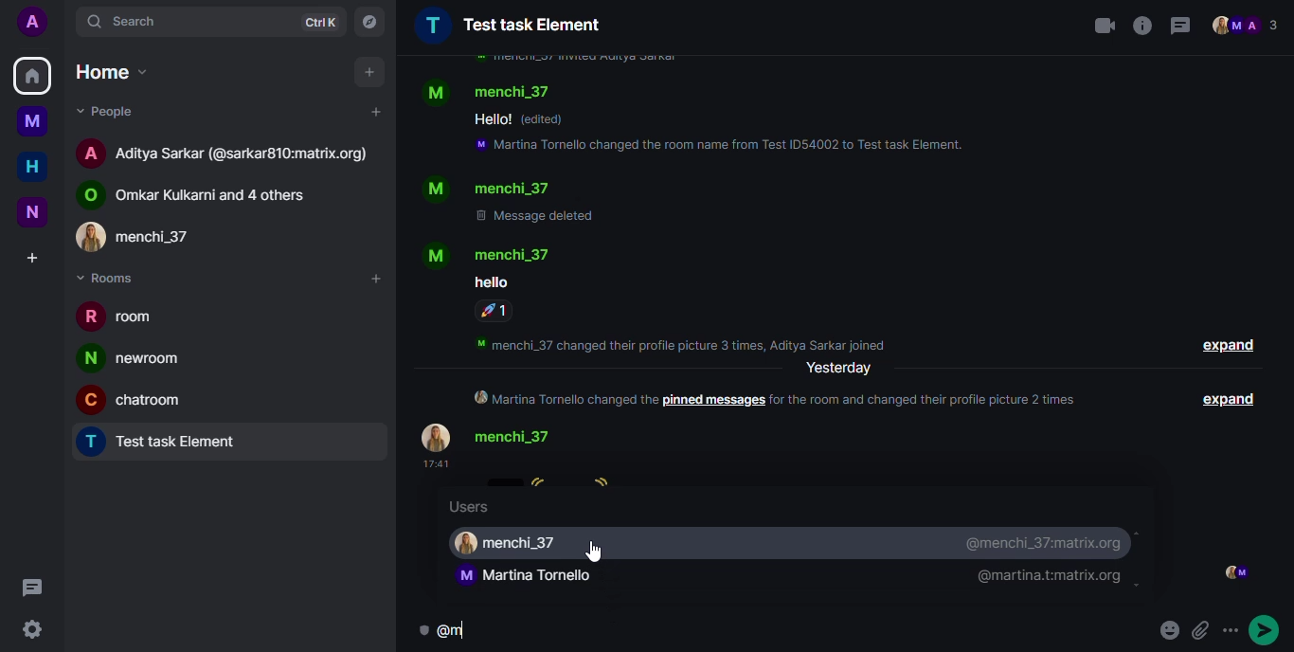 The width and height of the screenshot is (1294, 652). I want to click on people drop down, so click(111, 112).